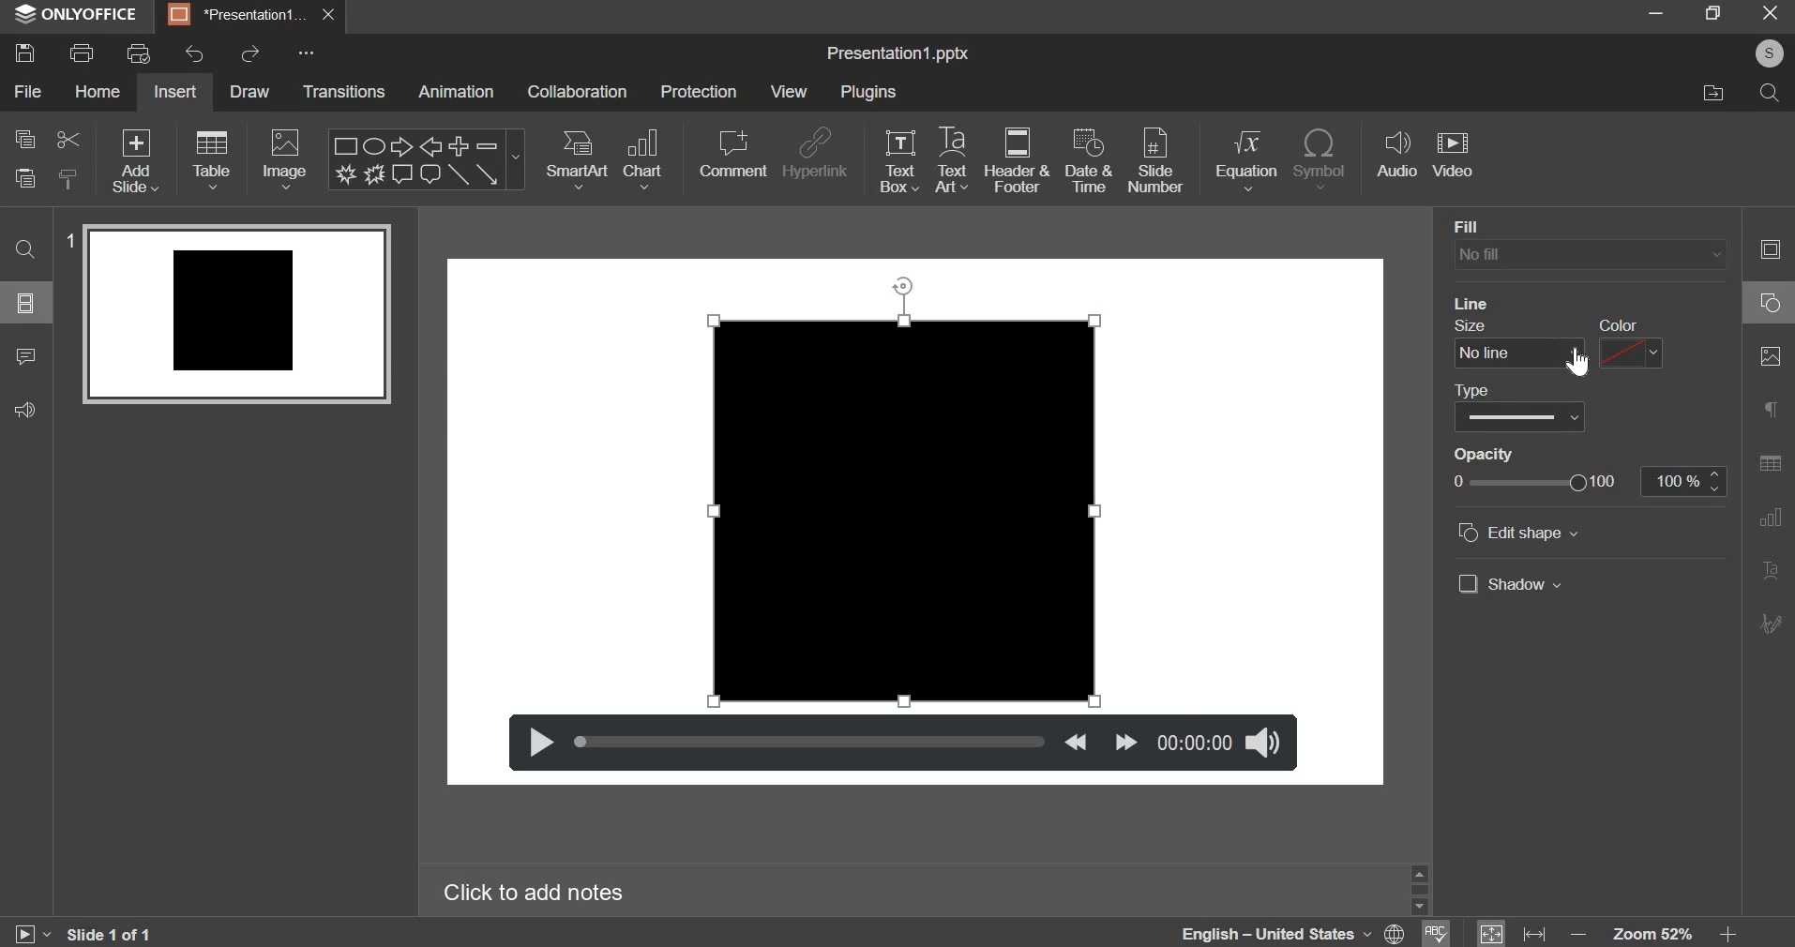 This screenshot has width=1795, height=947. What do you see at coordinates (1453, 154) in the screenshot?
I see `video` at bounding box center [1453, 154].